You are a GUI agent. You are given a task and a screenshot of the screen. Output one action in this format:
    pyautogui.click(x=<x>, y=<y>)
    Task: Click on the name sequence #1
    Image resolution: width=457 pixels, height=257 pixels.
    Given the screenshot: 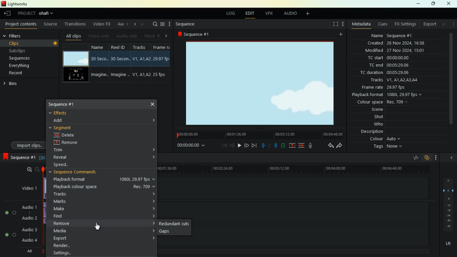 What is the action you would take?
    pyautogui.click(x=391, y=35)
    